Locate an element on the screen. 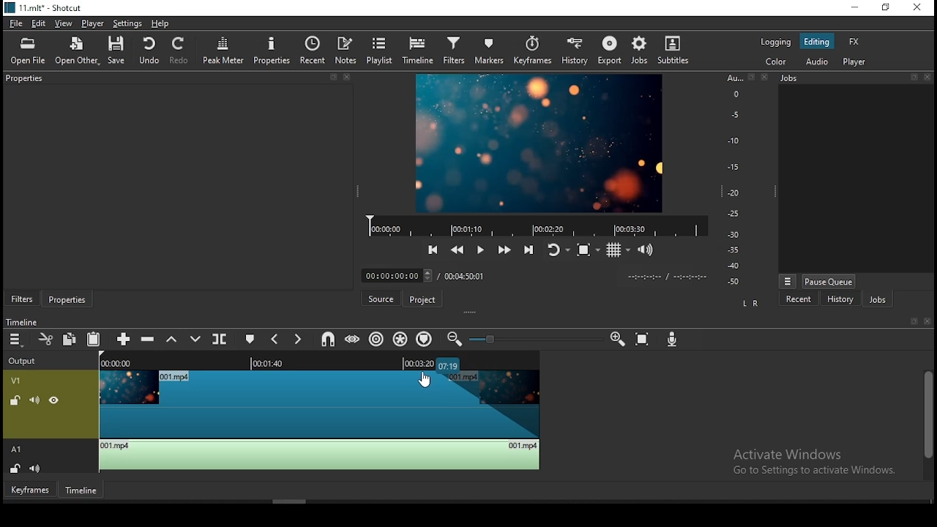  properties is located at coordinates (67, 299).